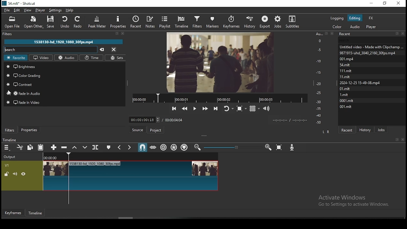  What do you see at coordinates (404, 140) in the screenshot?
I see `Close` at bounding box center [404, 140].